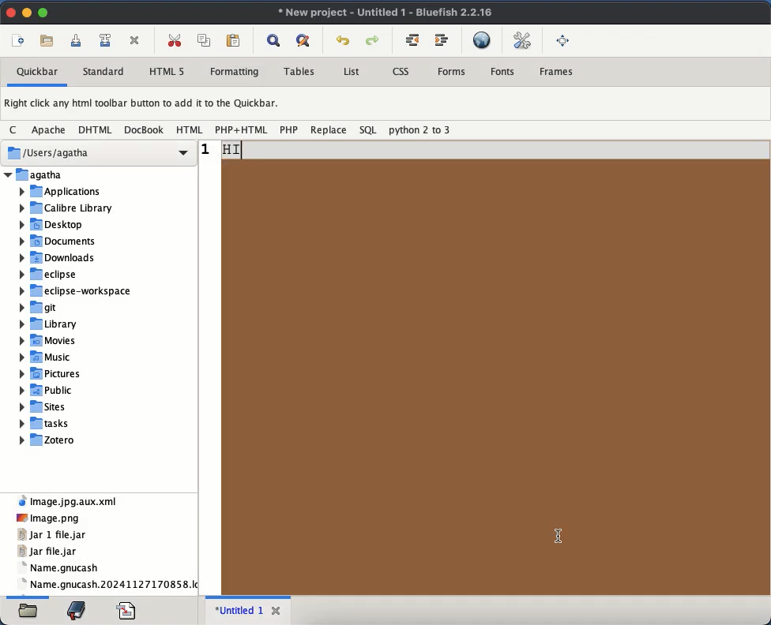  I want to click on file, so click(29, 612).